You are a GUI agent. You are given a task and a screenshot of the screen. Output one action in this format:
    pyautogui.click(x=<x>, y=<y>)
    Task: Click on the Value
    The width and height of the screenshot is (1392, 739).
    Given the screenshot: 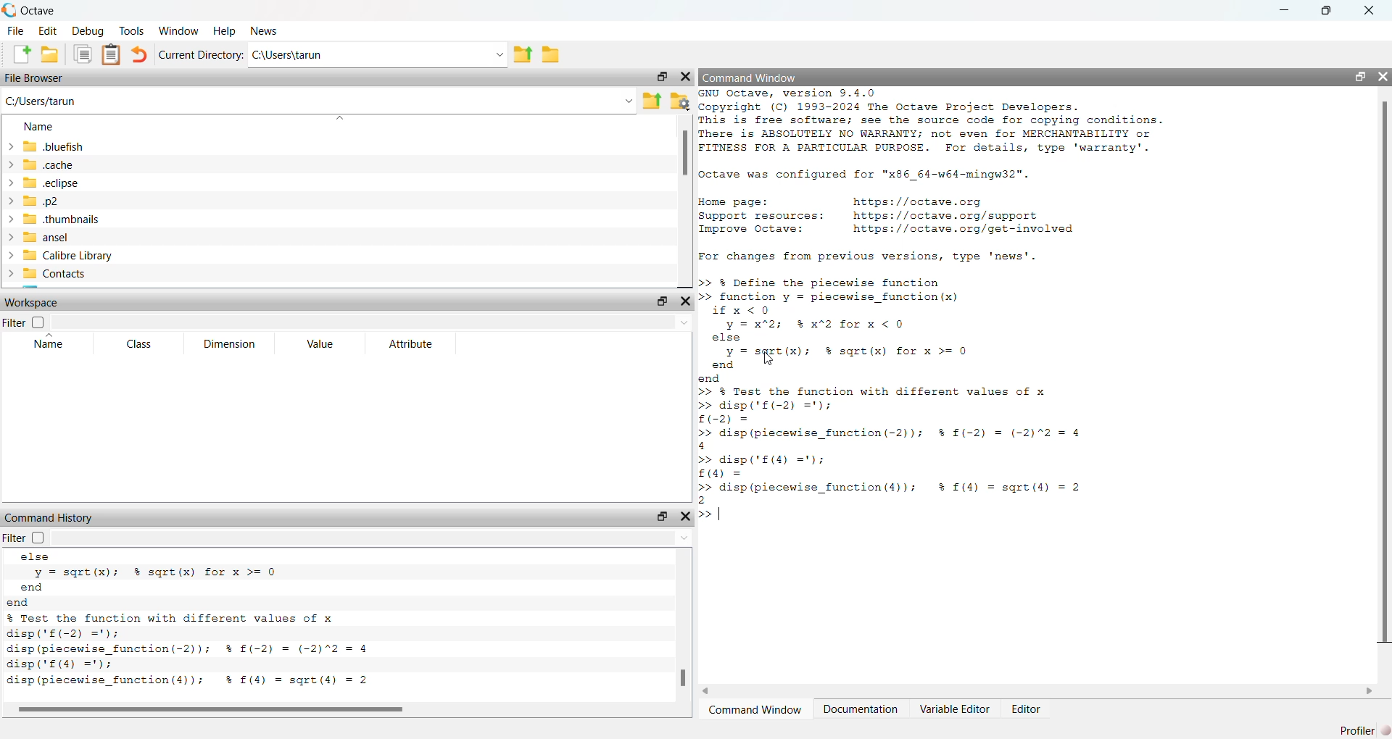 What is the action you would take?
    pyautogui.click(x=320, y=345)
    